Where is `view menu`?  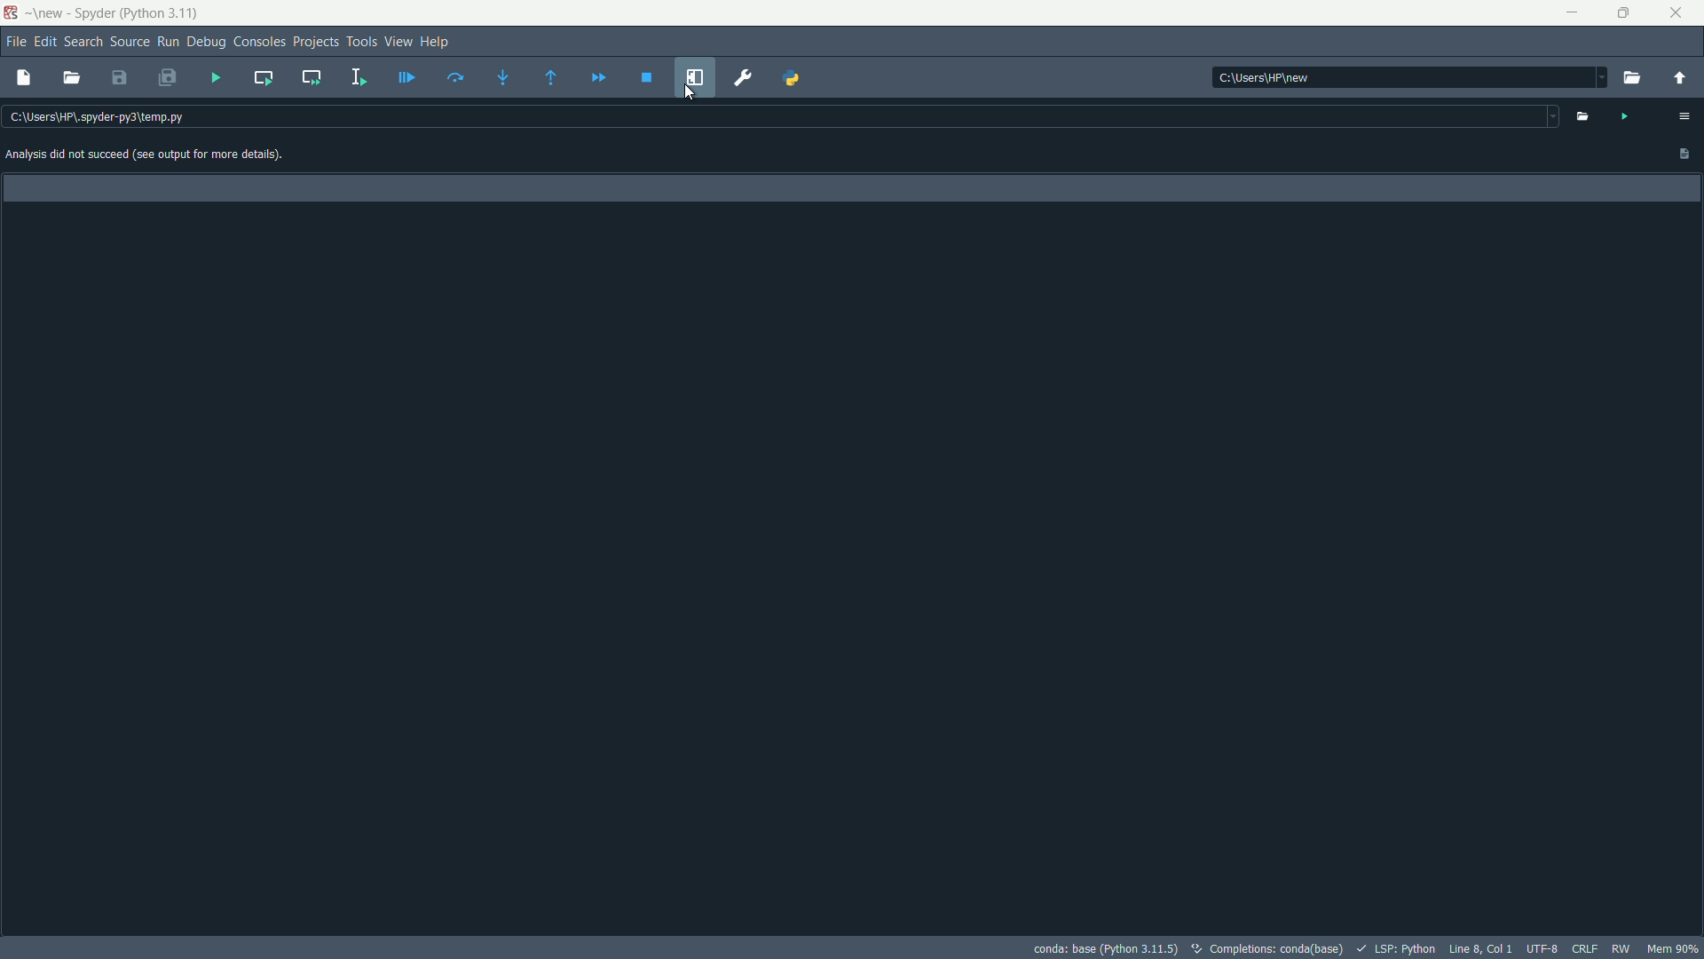 view menu is located at coordinates (398, 41).